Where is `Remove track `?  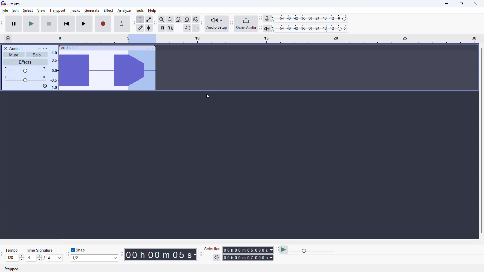 Remove track  is located at coordinates (6, 48).